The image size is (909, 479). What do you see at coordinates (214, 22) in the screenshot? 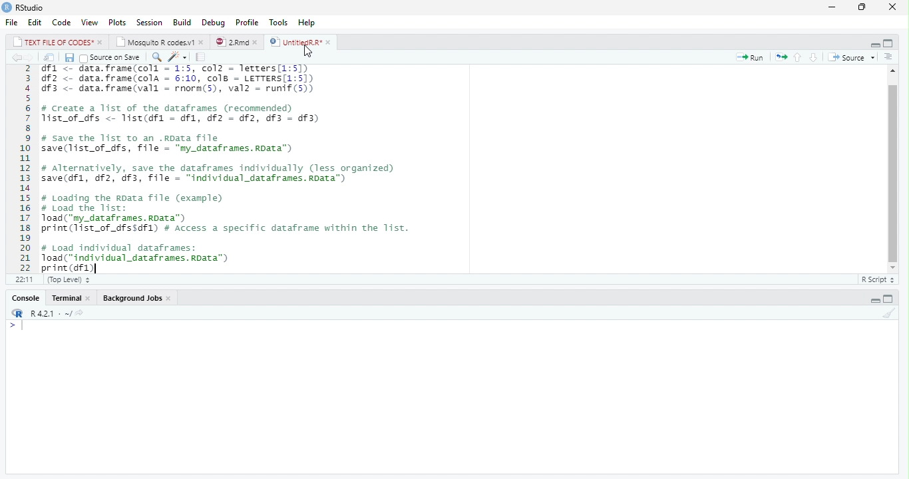
I see `Debug` at bounding box center [214, 22].